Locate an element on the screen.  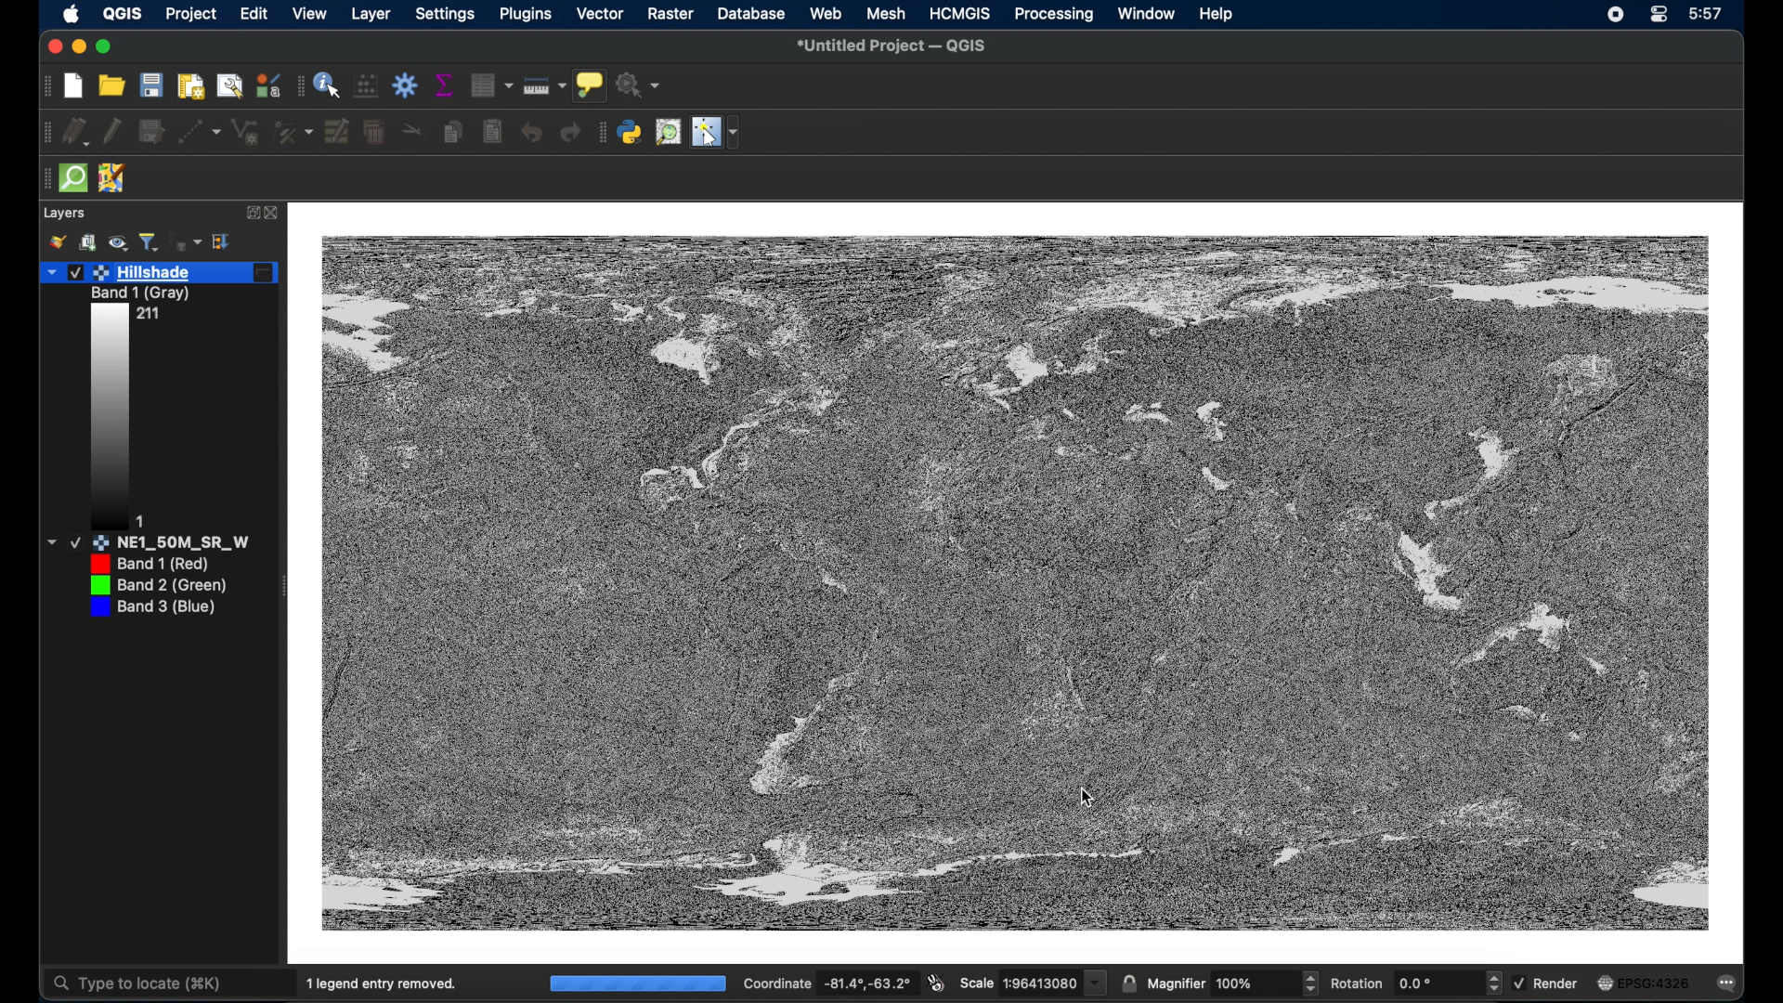
coordinate is located at coordinates (826, 982).